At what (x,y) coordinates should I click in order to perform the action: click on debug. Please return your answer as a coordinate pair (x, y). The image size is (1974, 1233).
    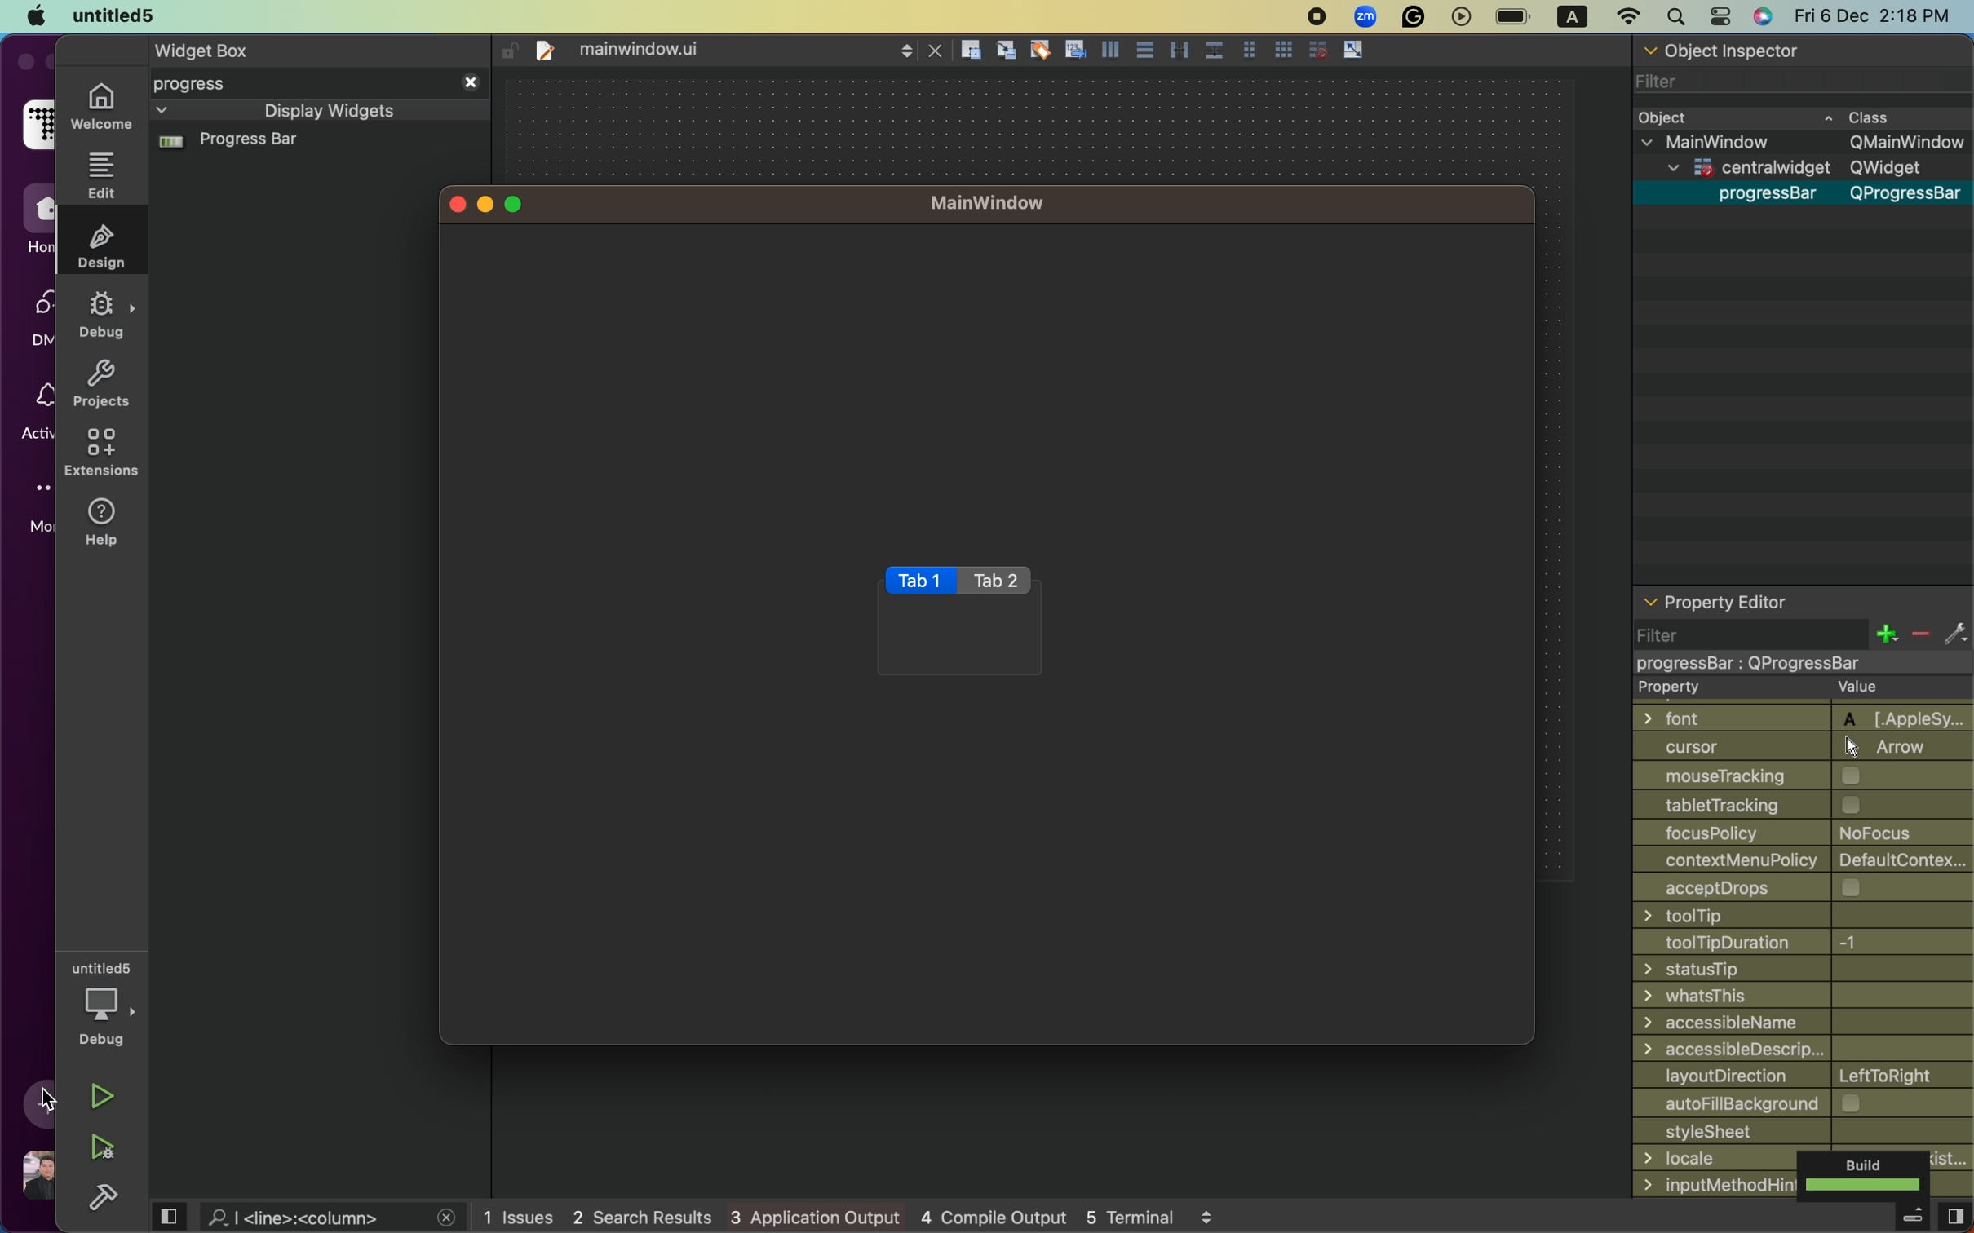
    Looking at the image, I should click on (100, 1003).